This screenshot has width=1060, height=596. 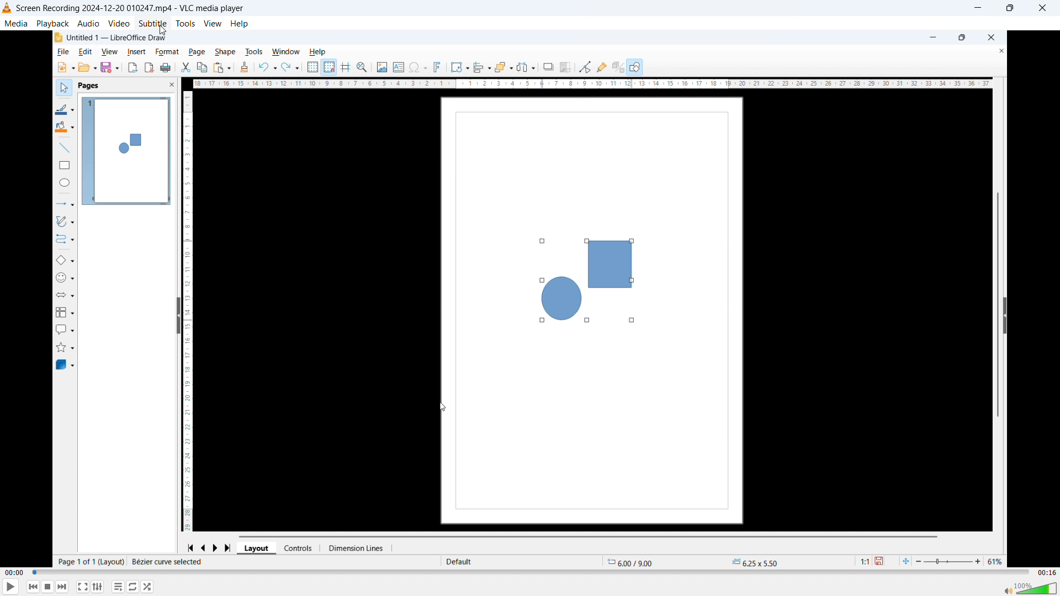 What do you see at coordinates (585, 66) in the screenshot?
I see `toggle point edit mode` at bounding box center [585, 66].